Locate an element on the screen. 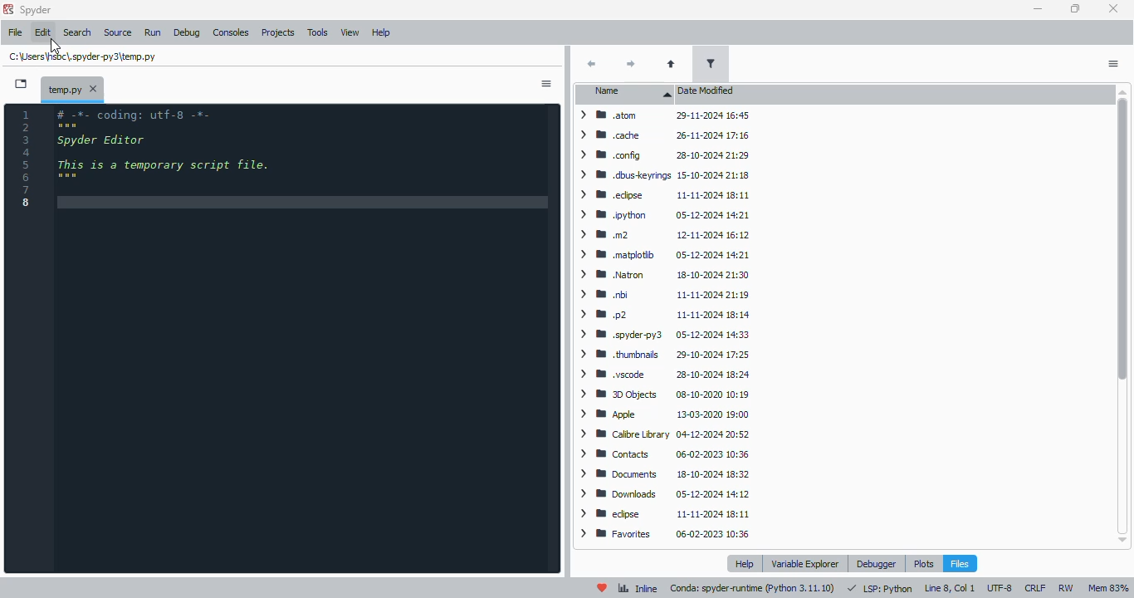  run is located at coordinates (151, 32).